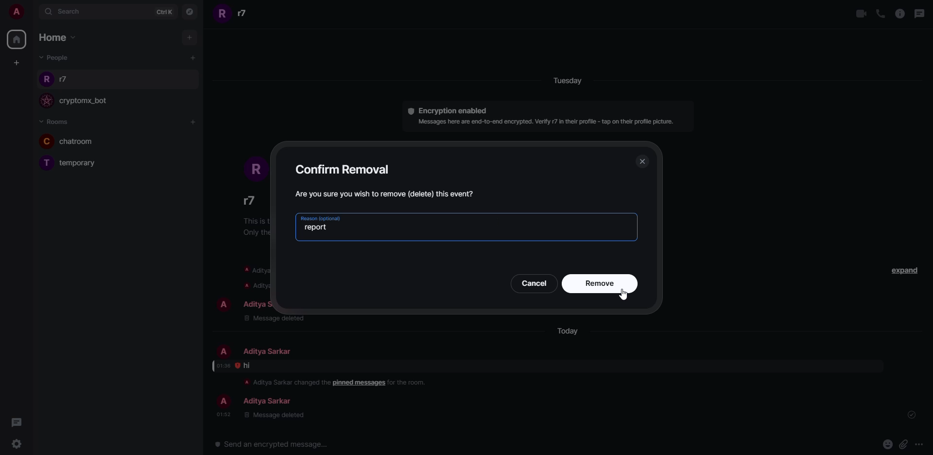 The image size is (933, 455). Describe the element at coordinates (45, 101) in the screenshot. I see `profile` at that location.